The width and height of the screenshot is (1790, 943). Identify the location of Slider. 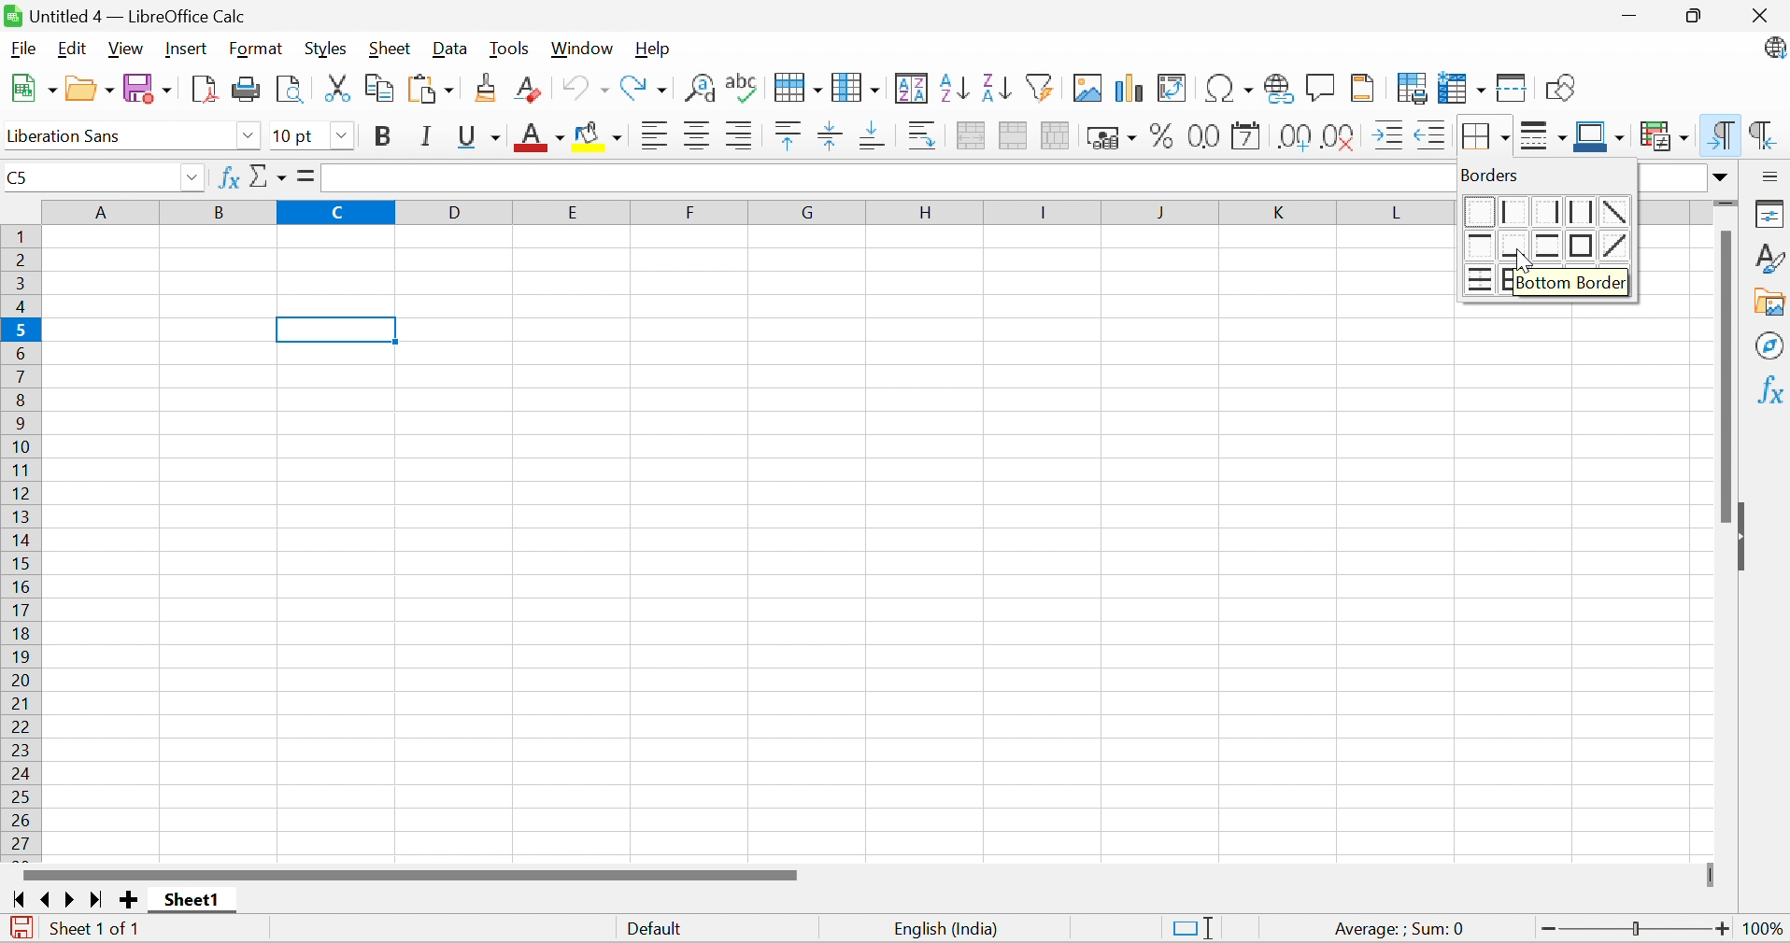
(1713, 876).